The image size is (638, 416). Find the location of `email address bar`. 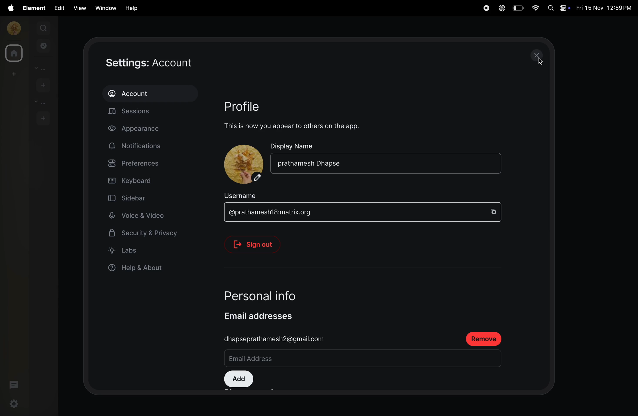

email address bar is located at coordinates (298, 359).